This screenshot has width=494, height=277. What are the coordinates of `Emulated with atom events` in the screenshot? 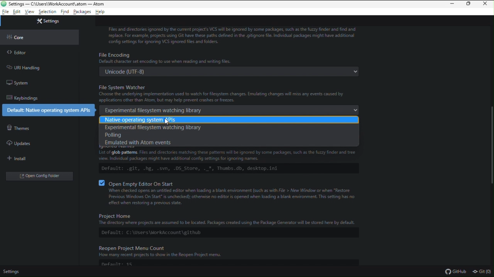 It's located at (140, 142).